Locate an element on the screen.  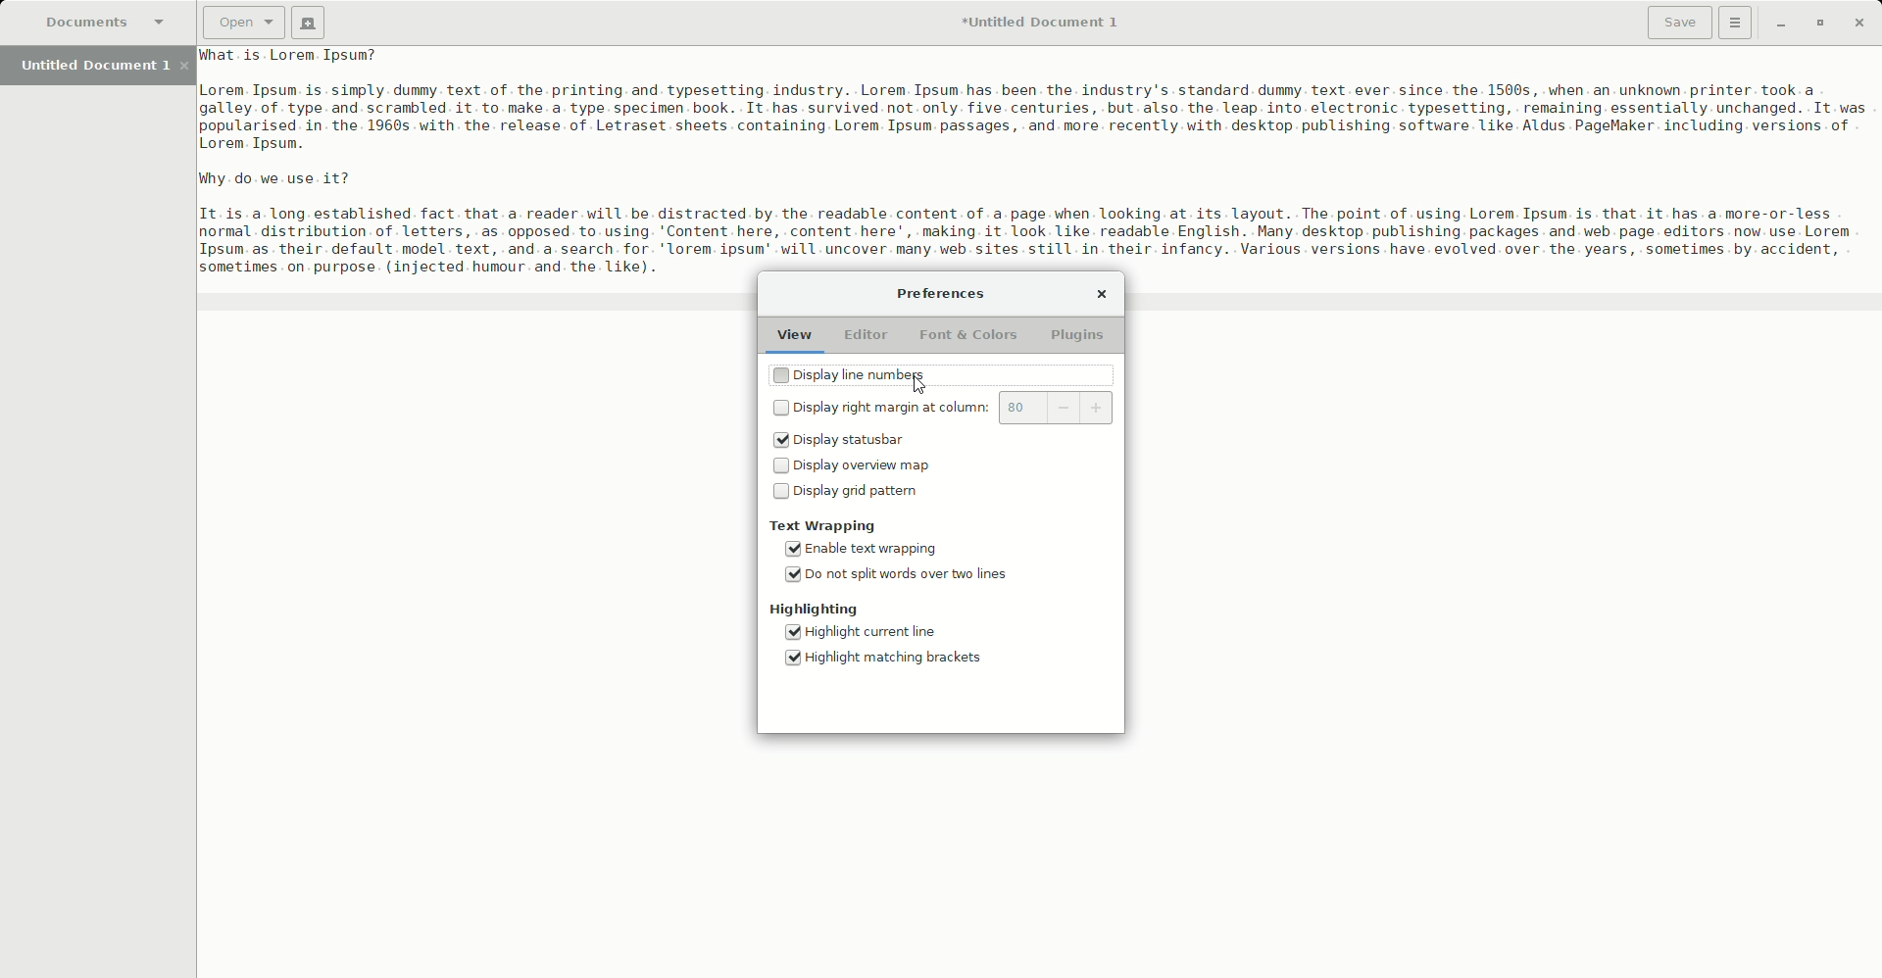
Editor is located at coordinates (867, 336).